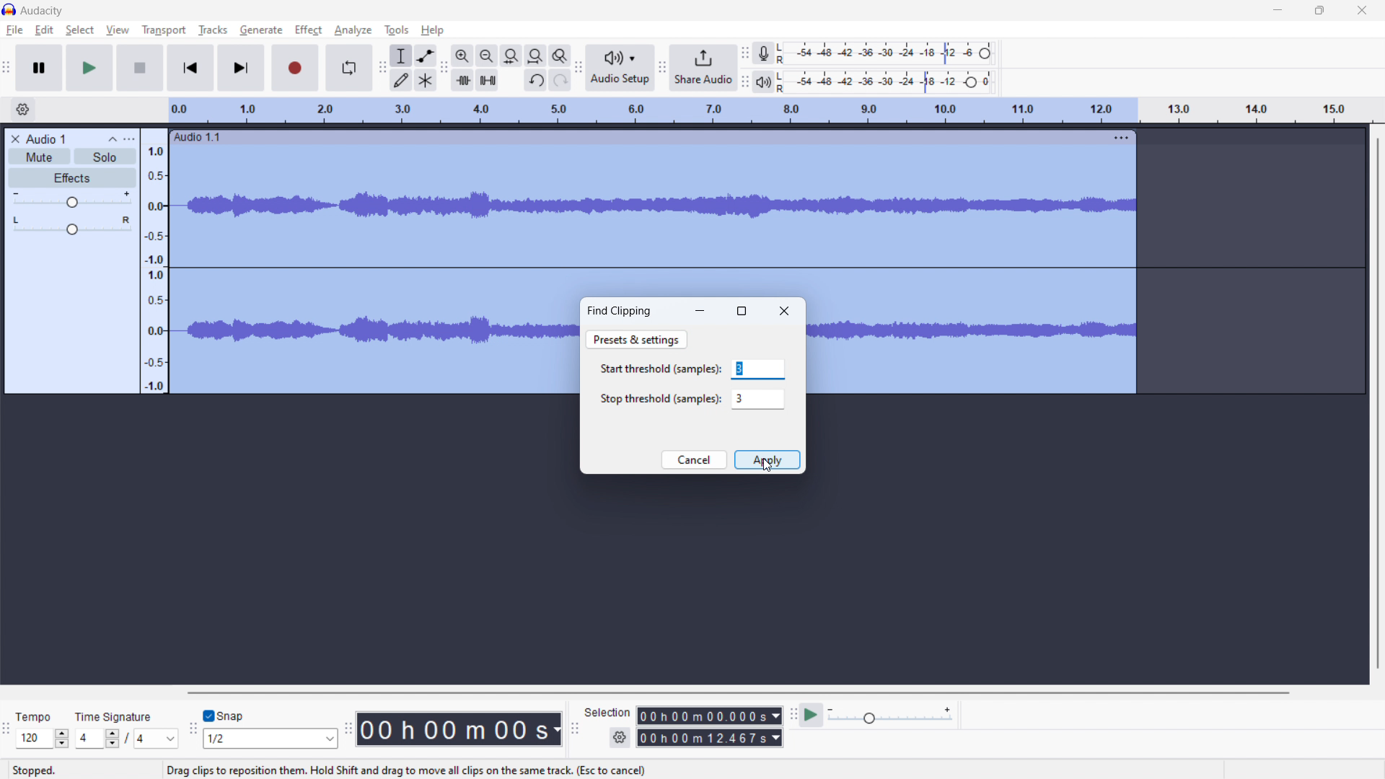 This screenshot has height=779, width=1385. Describe the element at coordinates (261, 30) in the screenshot. I see `generate` at that location.